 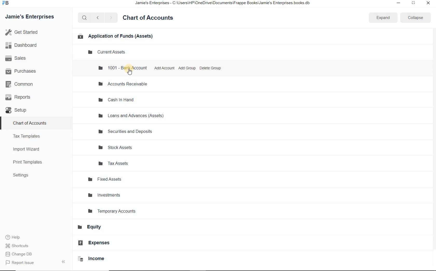 I want to click on Add Account, so click(x=164, y=68).